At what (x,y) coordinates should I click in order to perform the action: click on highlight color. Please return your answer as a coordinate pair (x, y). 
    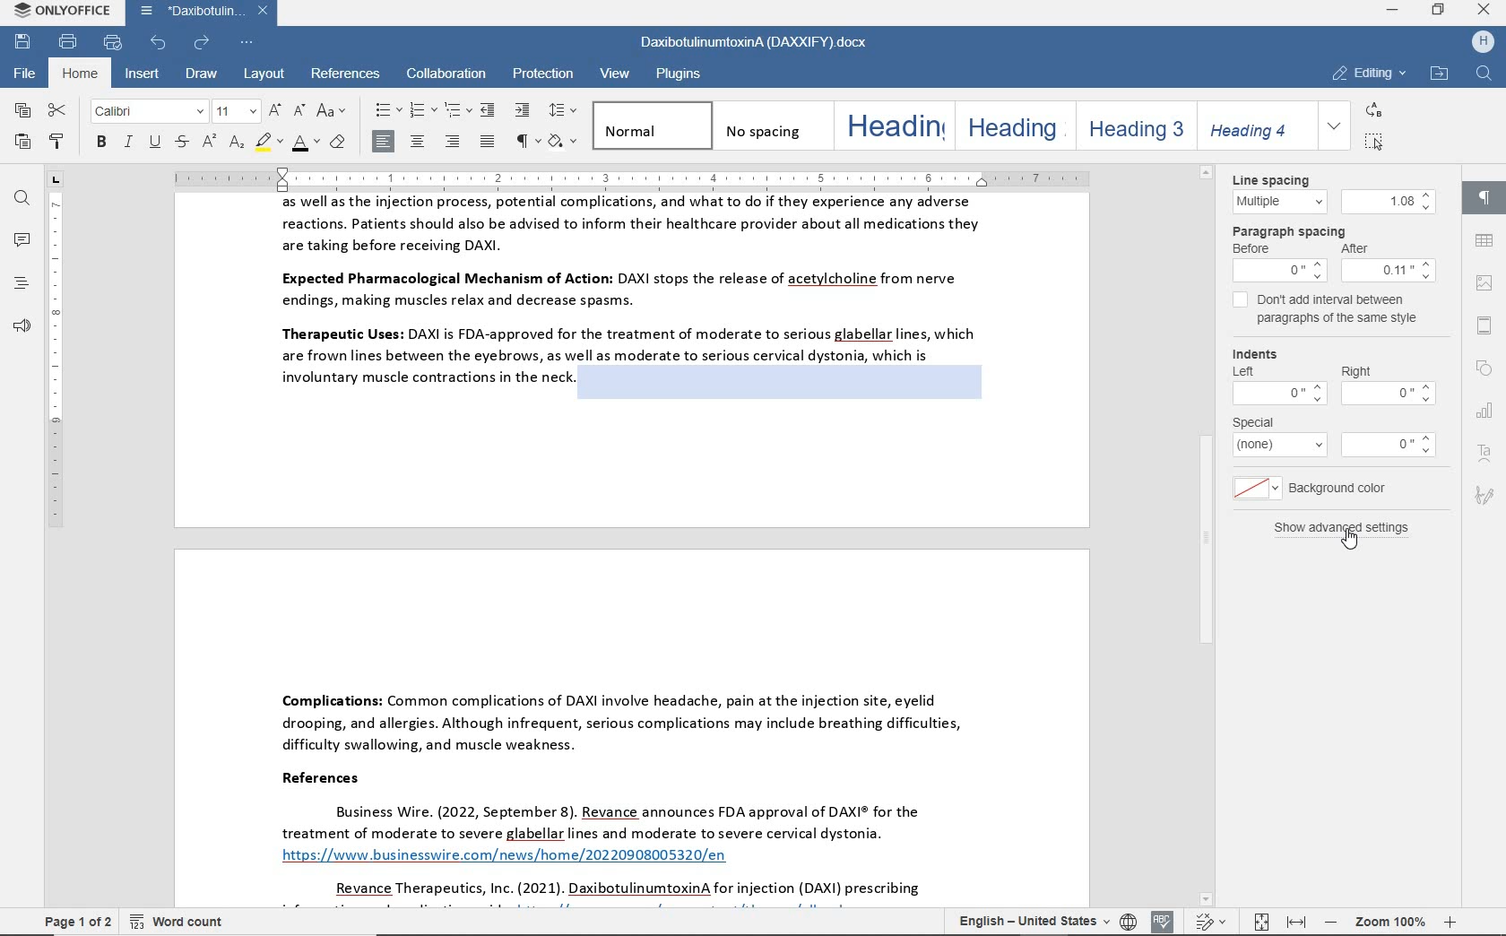
    Looking at the image, I should click on (270, 143).